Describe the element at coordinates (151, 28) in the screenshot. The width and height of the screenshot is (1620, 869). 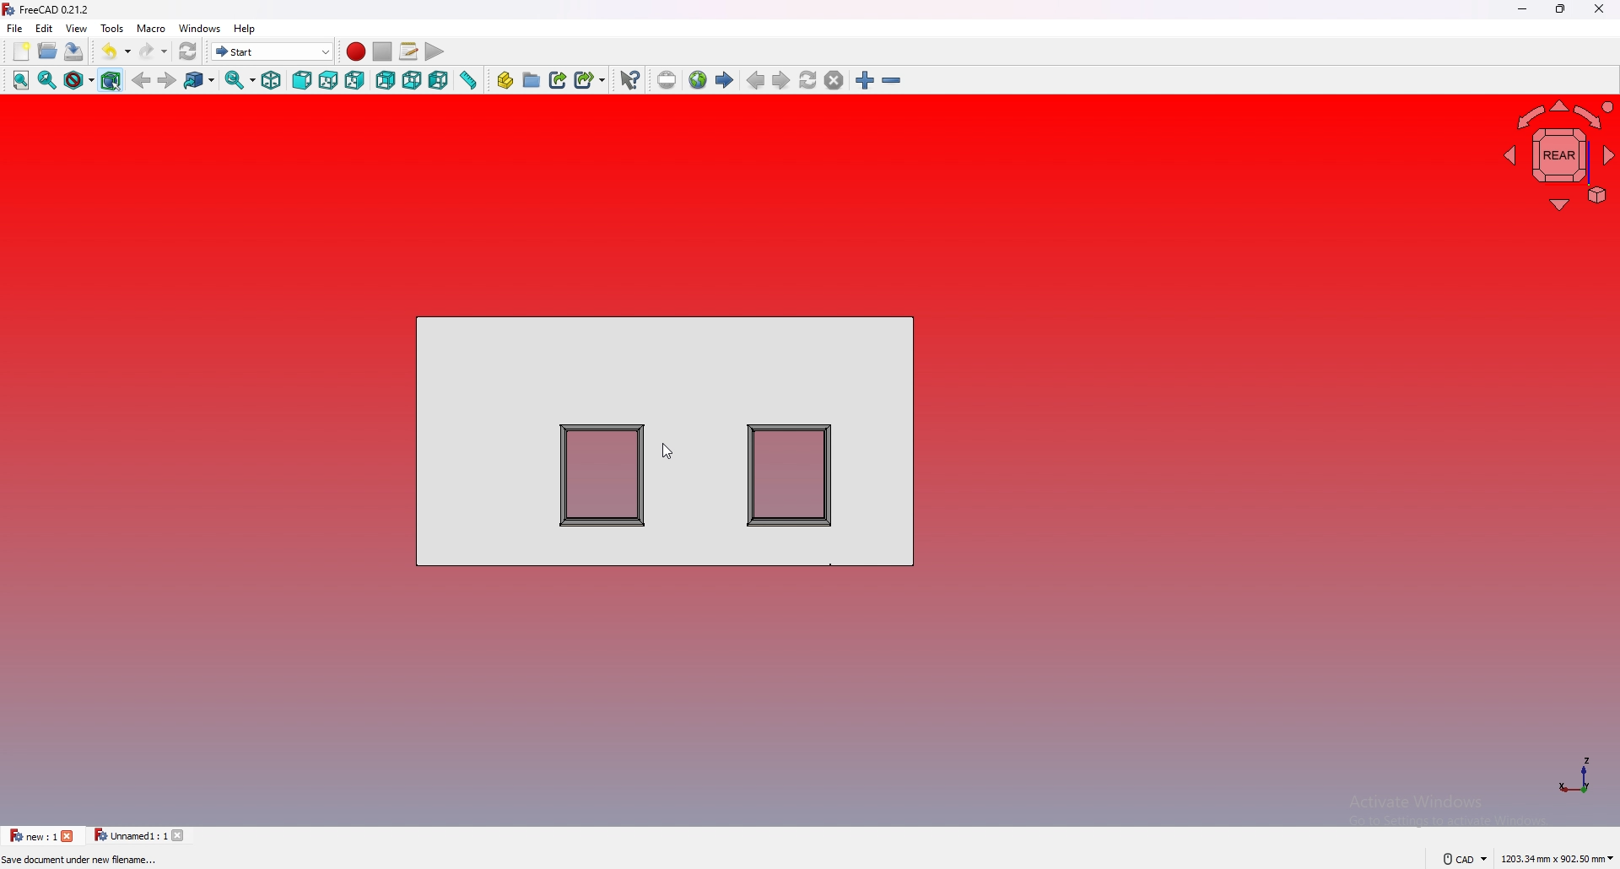
I see `macro` at that location.